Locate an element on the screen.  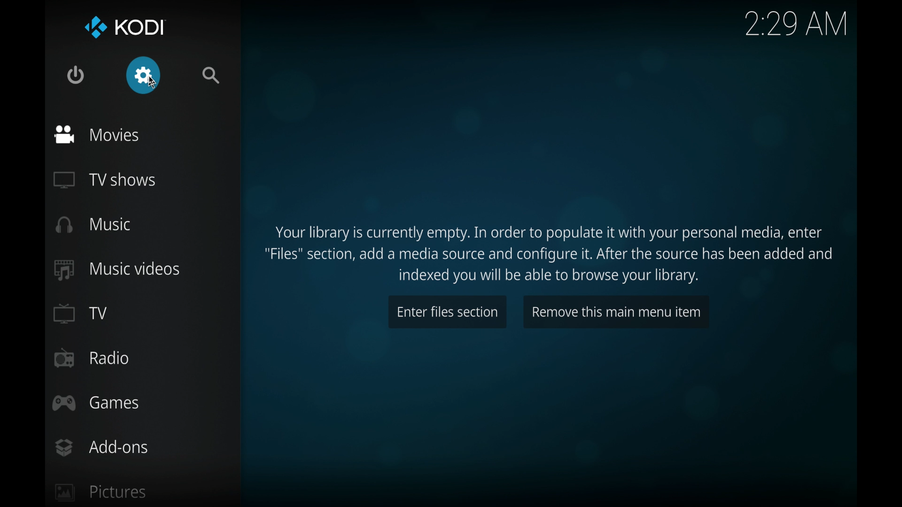
kodi logo is located at coordinates (95, 30).